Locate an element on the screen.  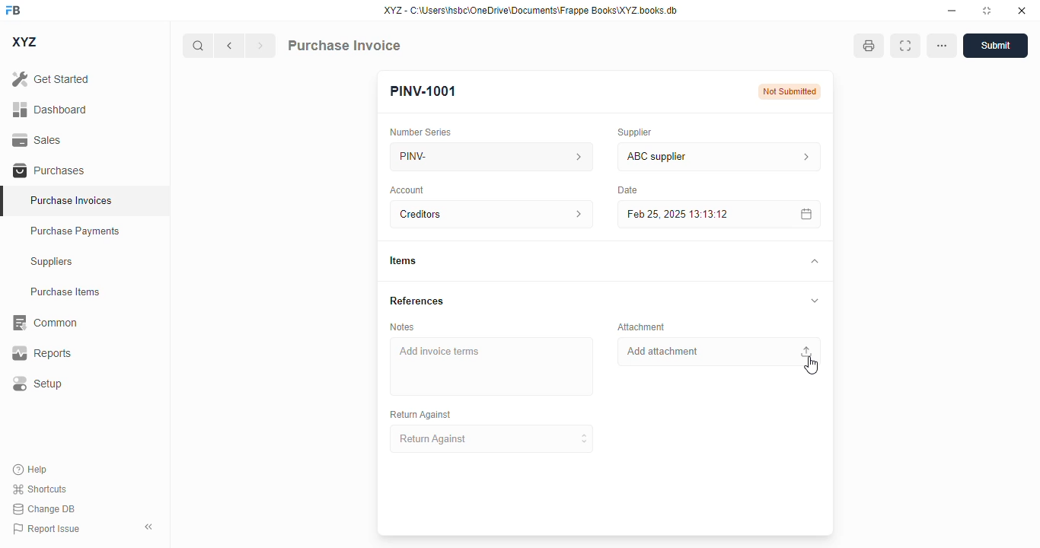
ABC supplier is located at coordinates (690, 157).